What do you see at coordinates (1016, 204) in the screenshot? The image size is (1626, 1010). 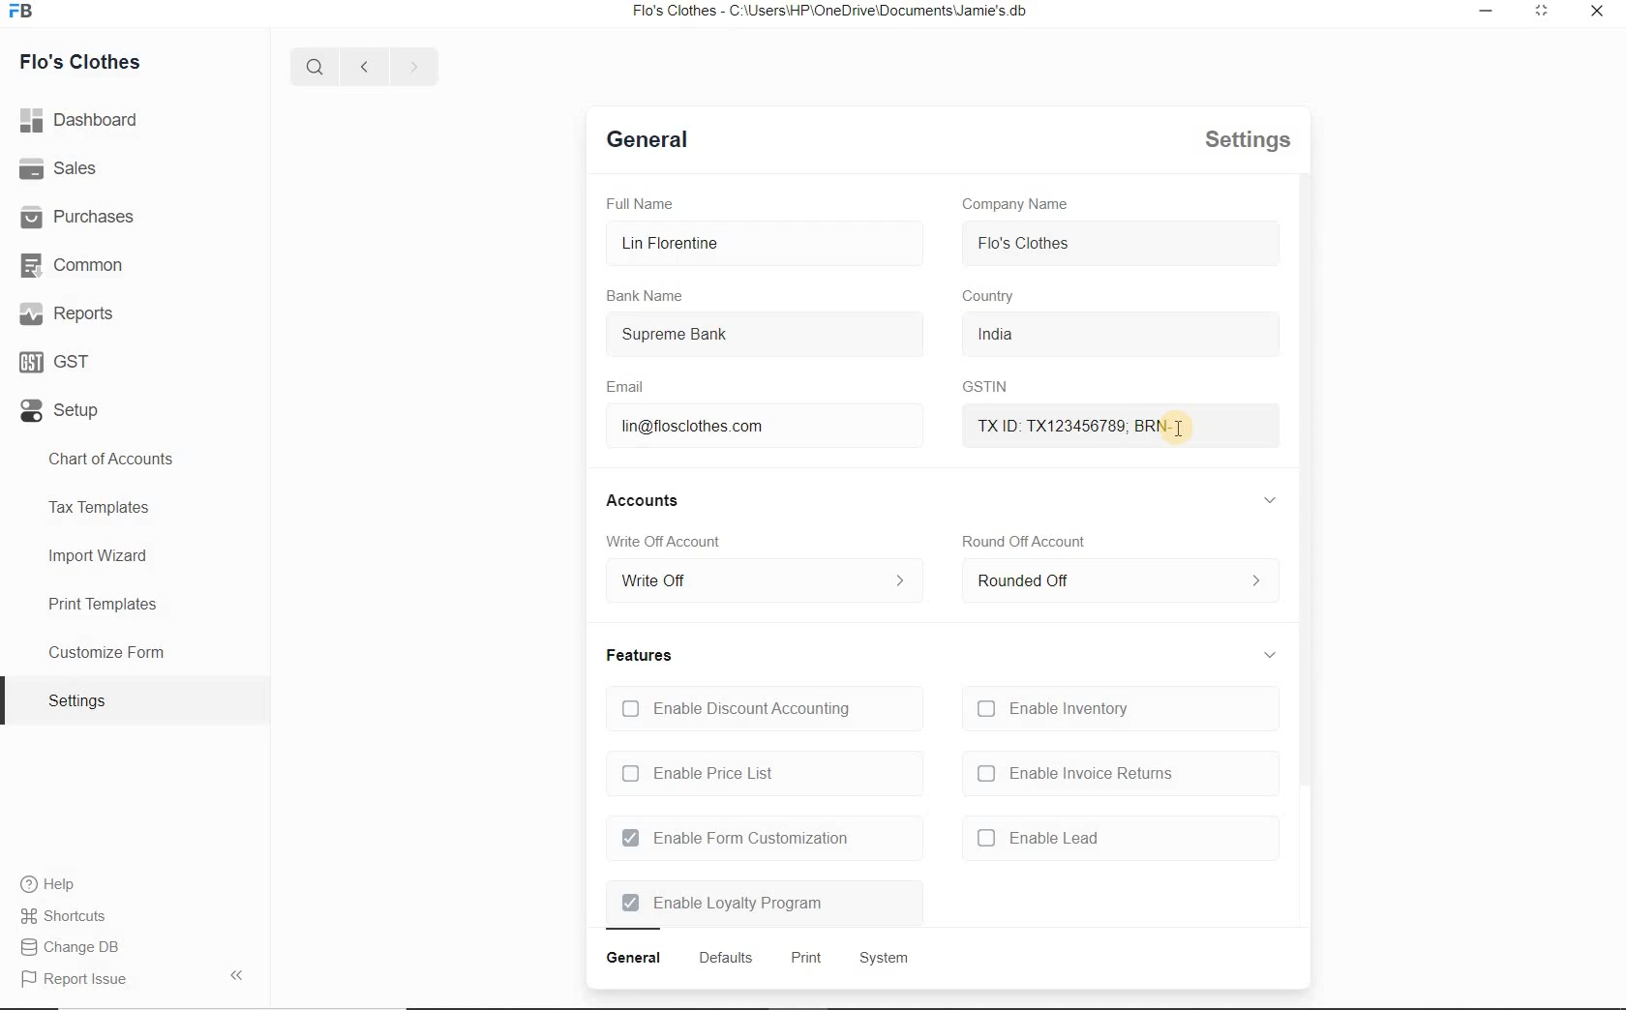 I see `Company Name` at bounding box center [1016, 204].